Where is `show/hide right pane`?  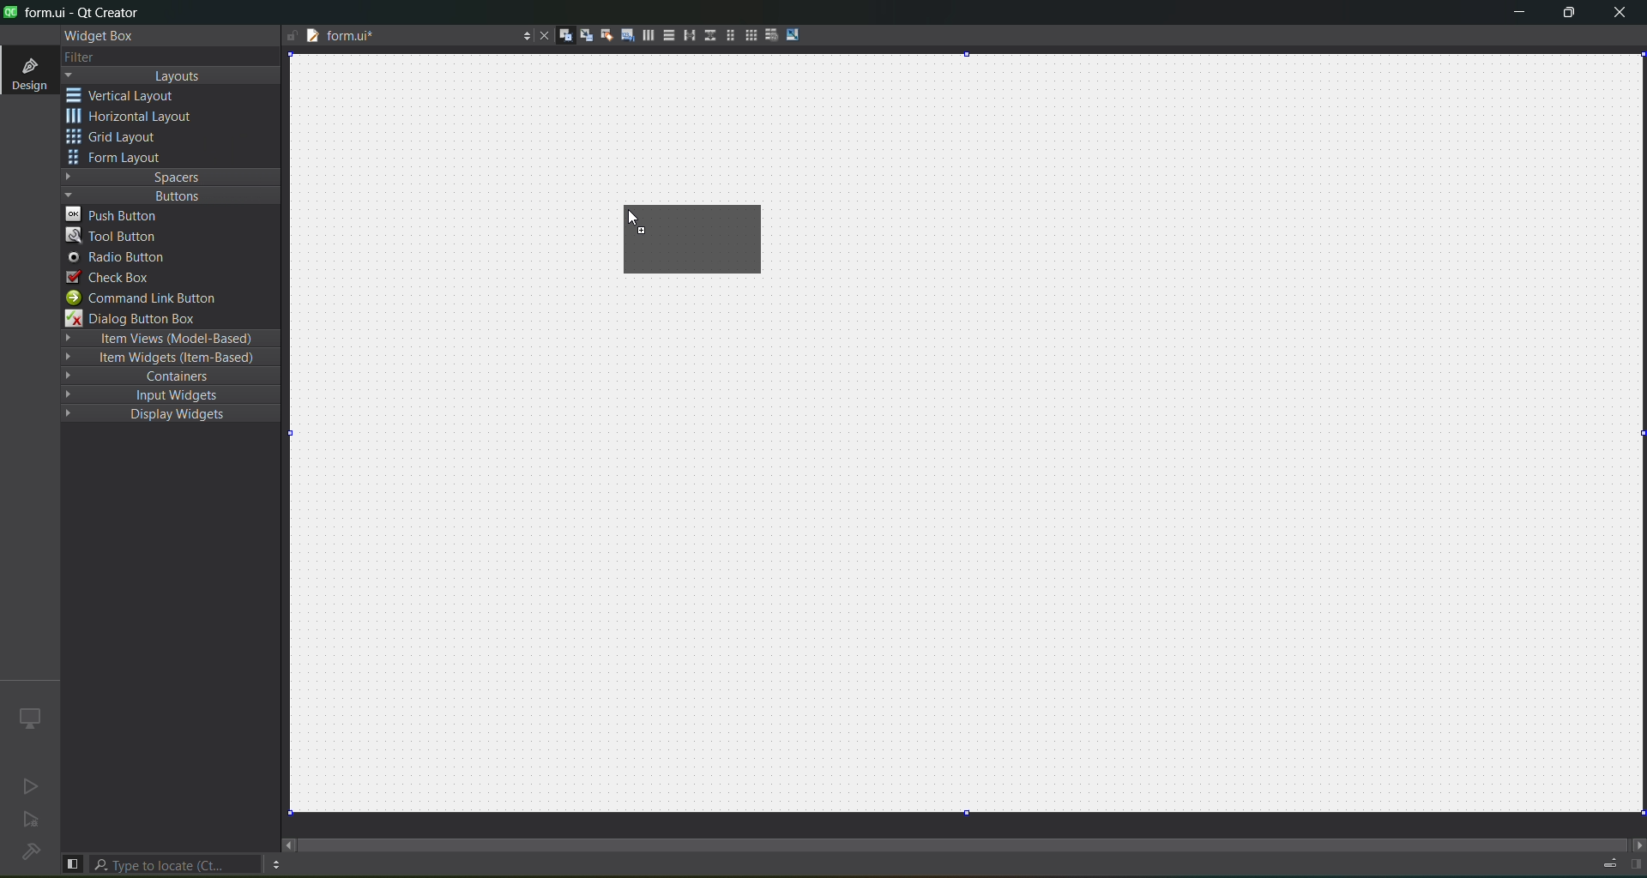
show/hide right pane is located at coordinates (1635, 864).